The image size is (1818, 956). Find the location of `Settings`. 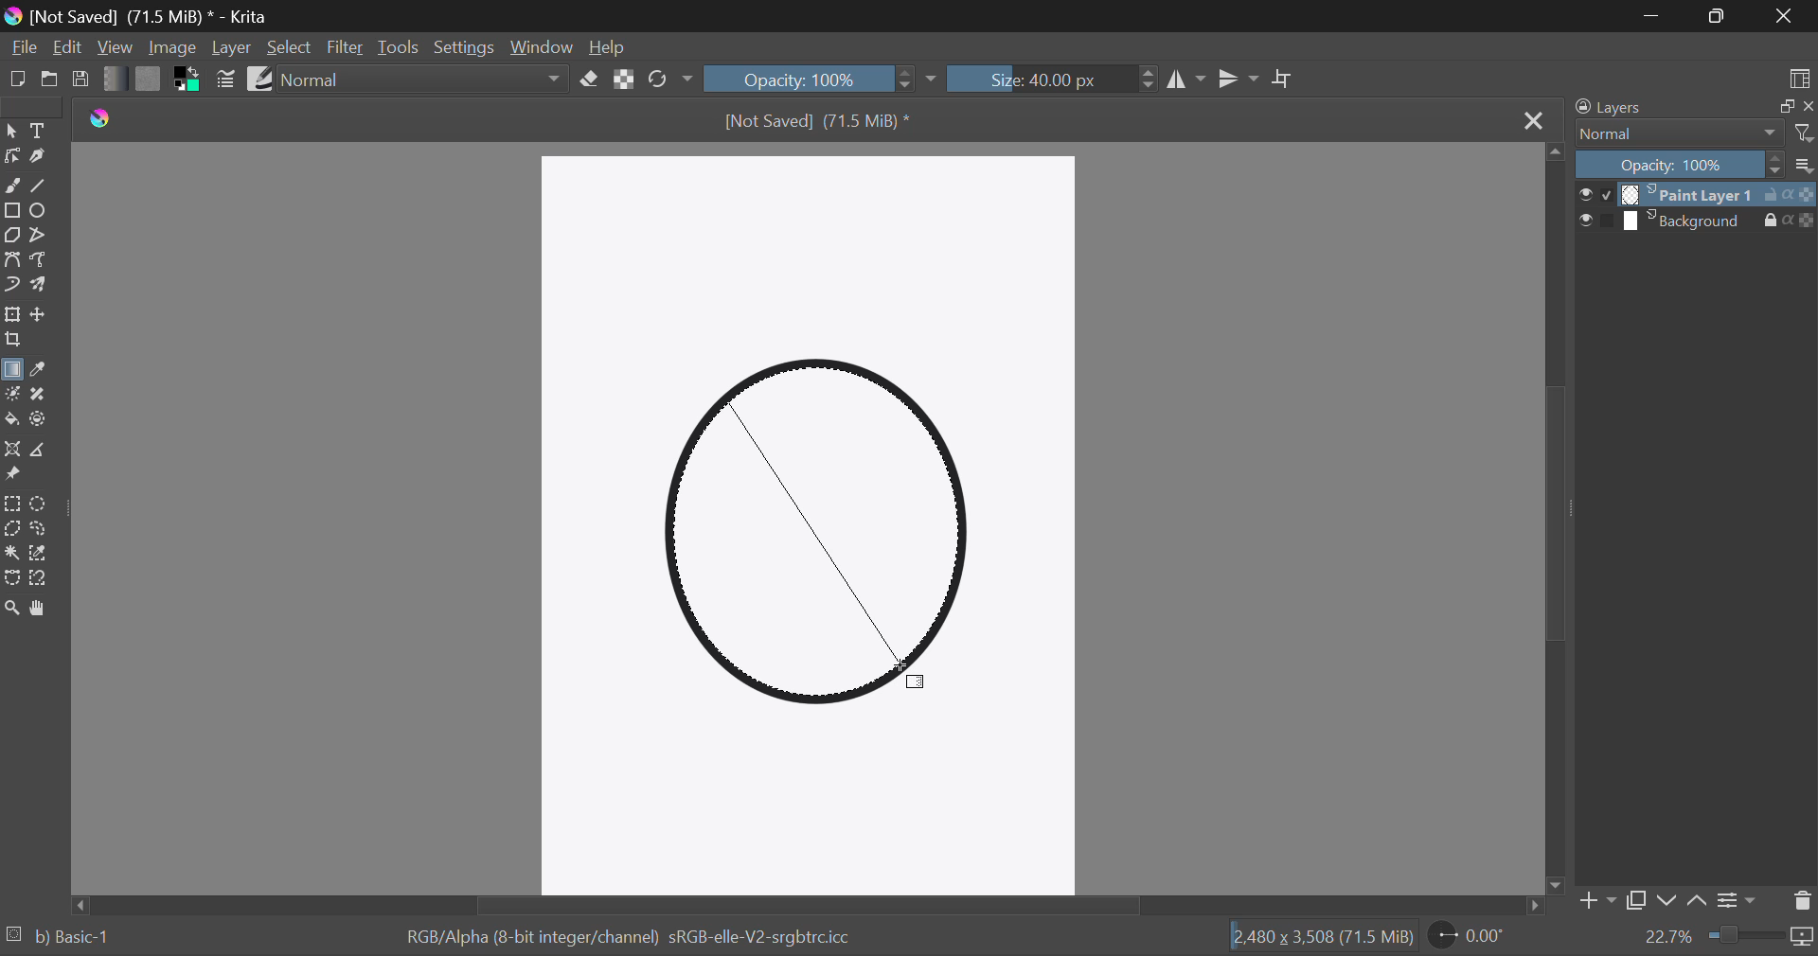

Settings is located at coordinates (462, 46).